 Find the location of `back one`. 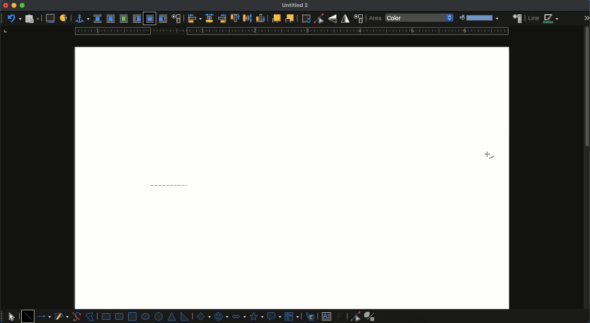

back one is located at coordinates (289, 18).